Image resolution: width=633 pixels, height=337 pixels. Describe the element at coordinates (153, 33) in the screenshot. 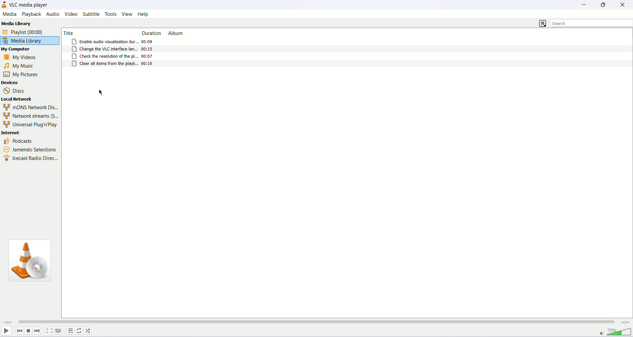

I see `duration` at that location.